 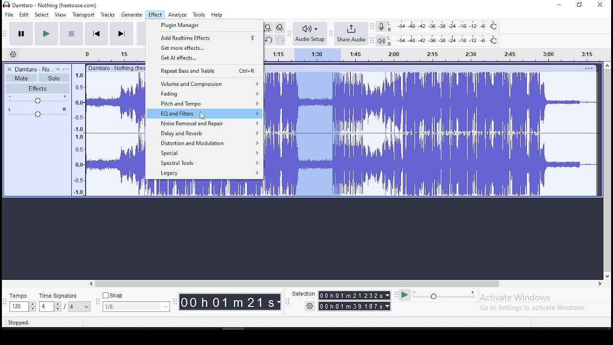 I want to click on up, so click(x=607, y=65).